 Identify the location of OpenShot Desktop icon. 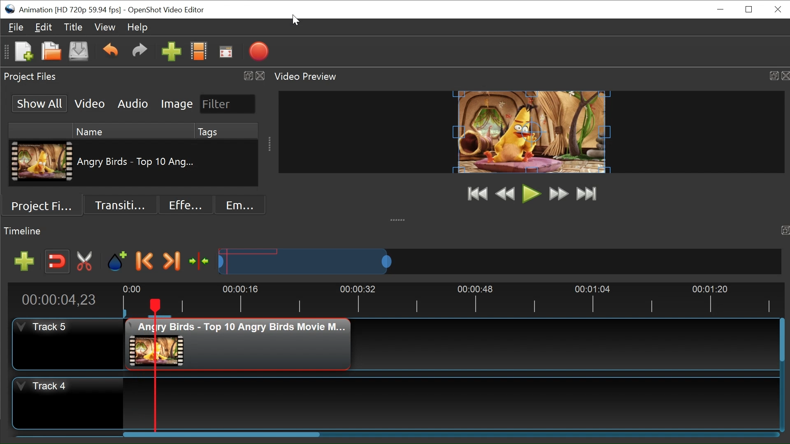
(9, 9).